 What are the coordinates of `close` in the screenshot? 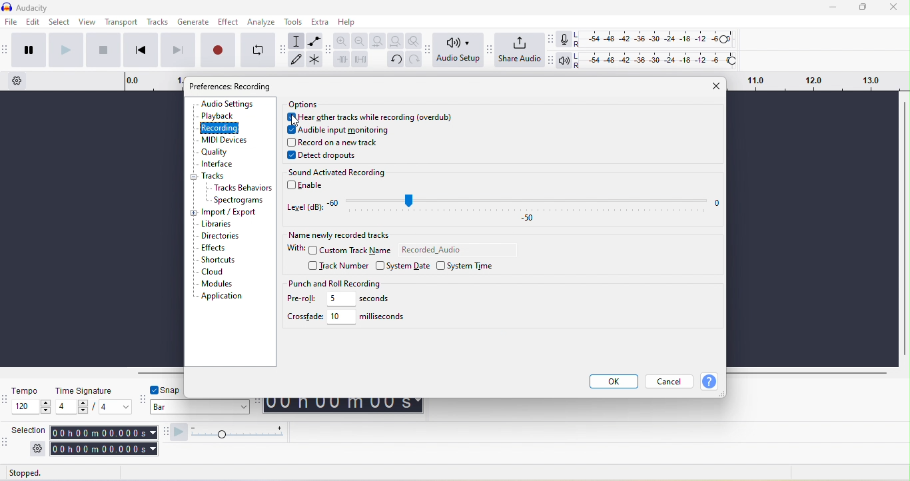 It's located at (894, 8).